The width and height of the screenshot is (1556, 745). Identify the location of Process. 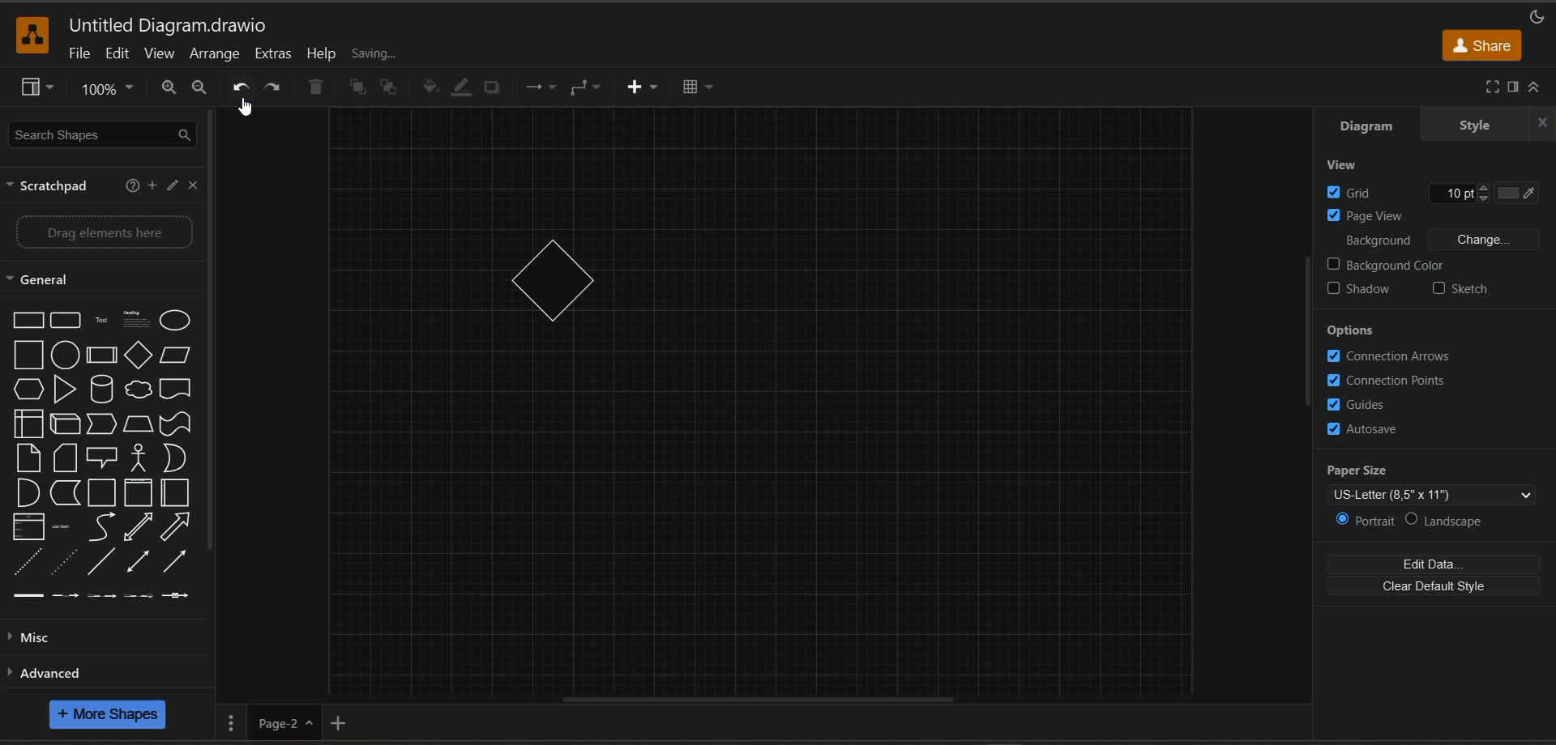
(101, 355).